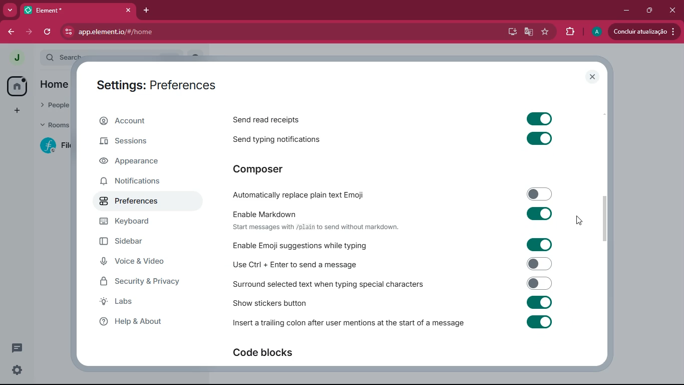 Image resolution: width=684 pixels, height=385 pixels. What do you see at coordinates (154, 85) in the screenshot?
I see `Settings: Preferences` at bounding box center [154, 85].